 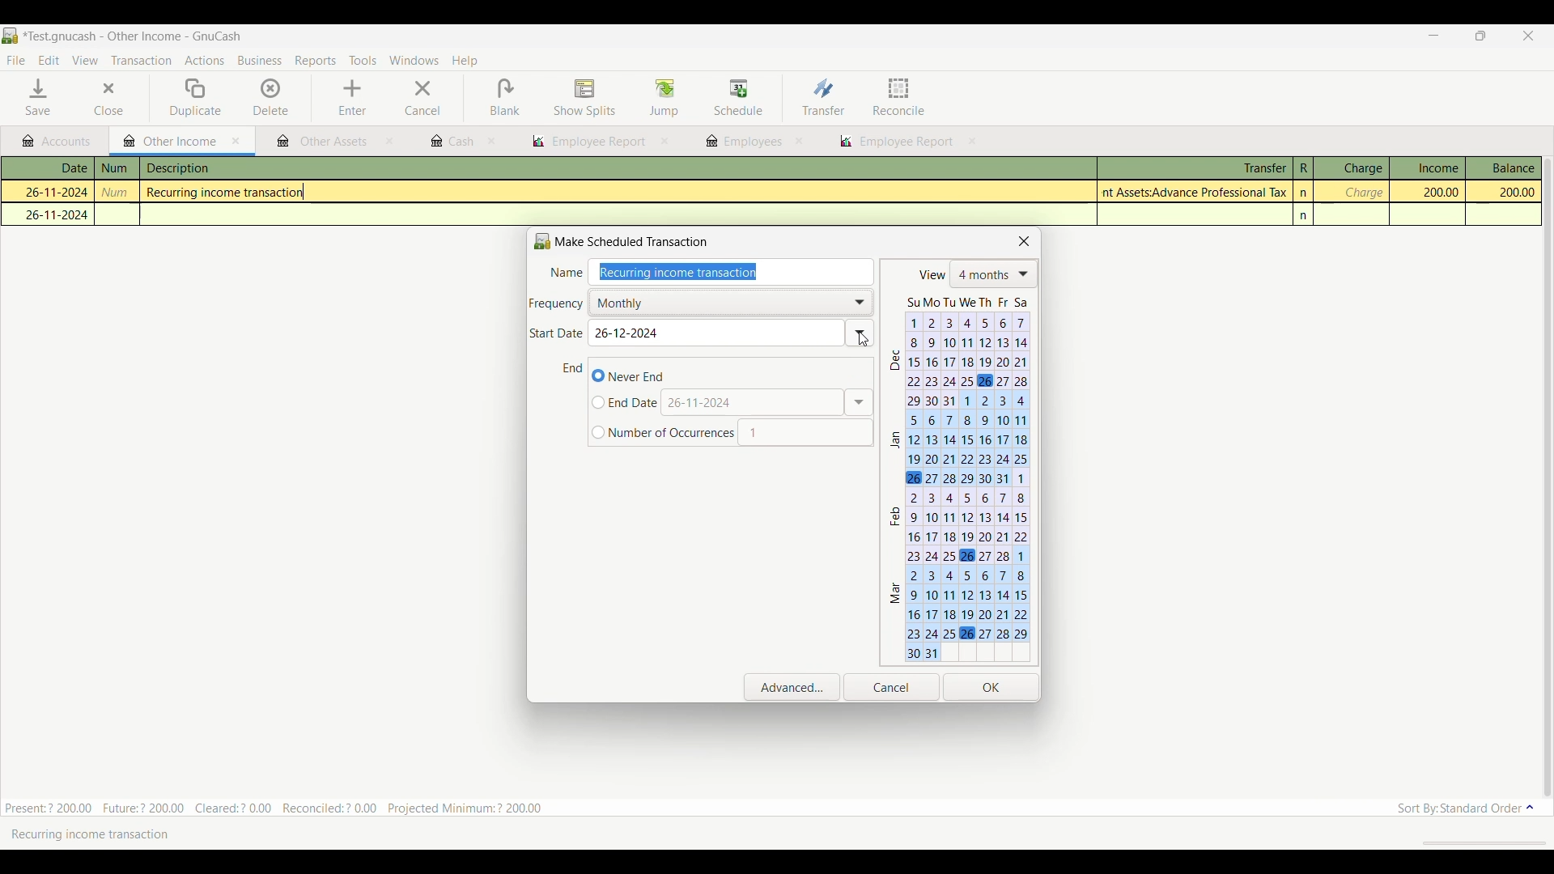 I want to click on Close current tab, so click(x=236, y=142).